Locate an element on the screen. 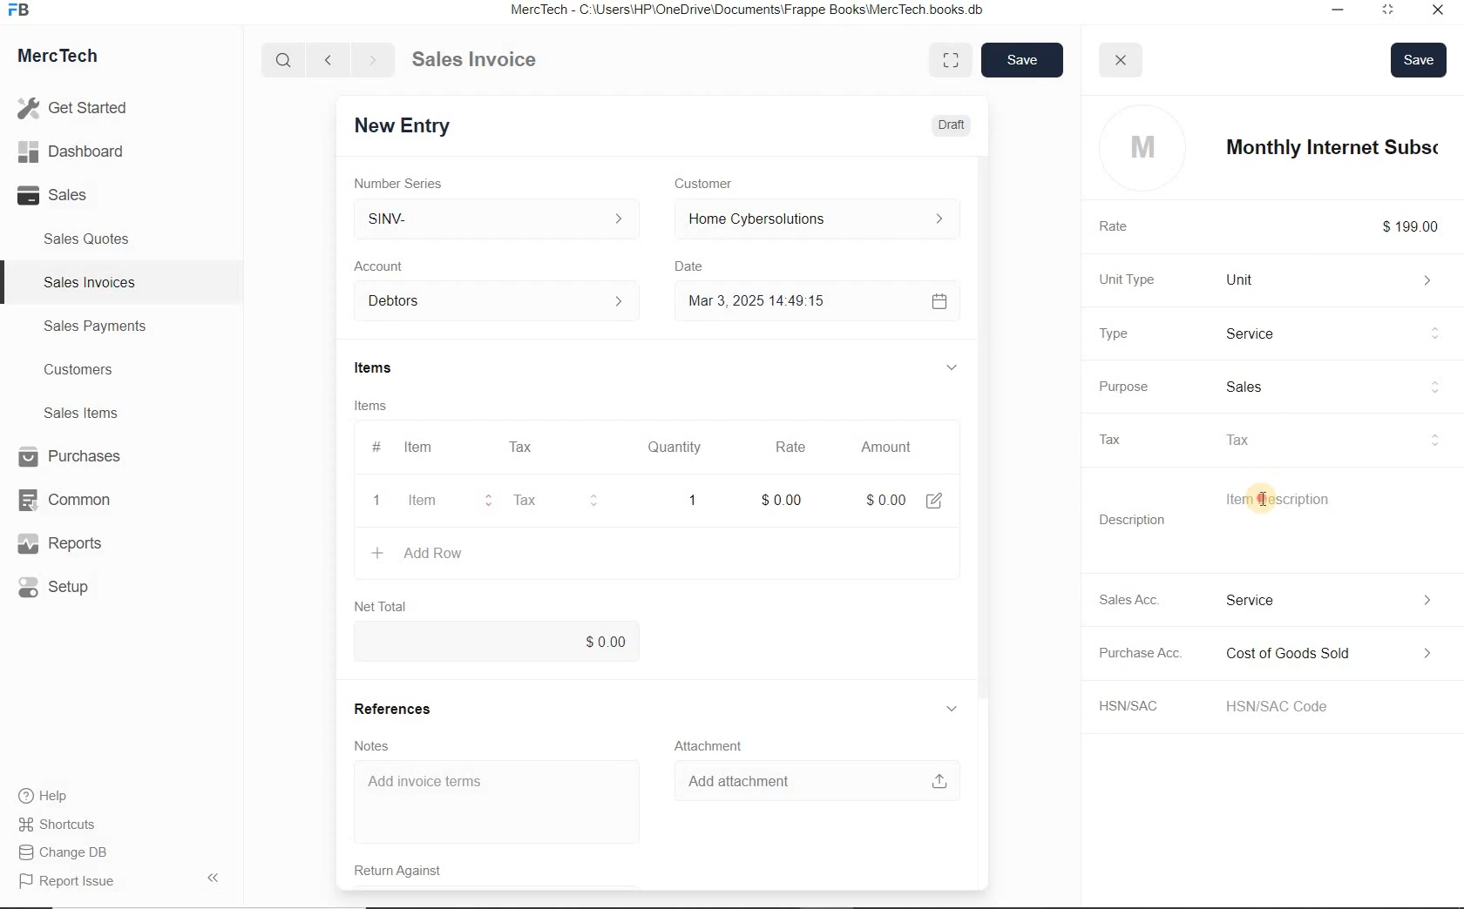 This screenshot has height=909, width=1464. Date is located at coordinates (693, 266).